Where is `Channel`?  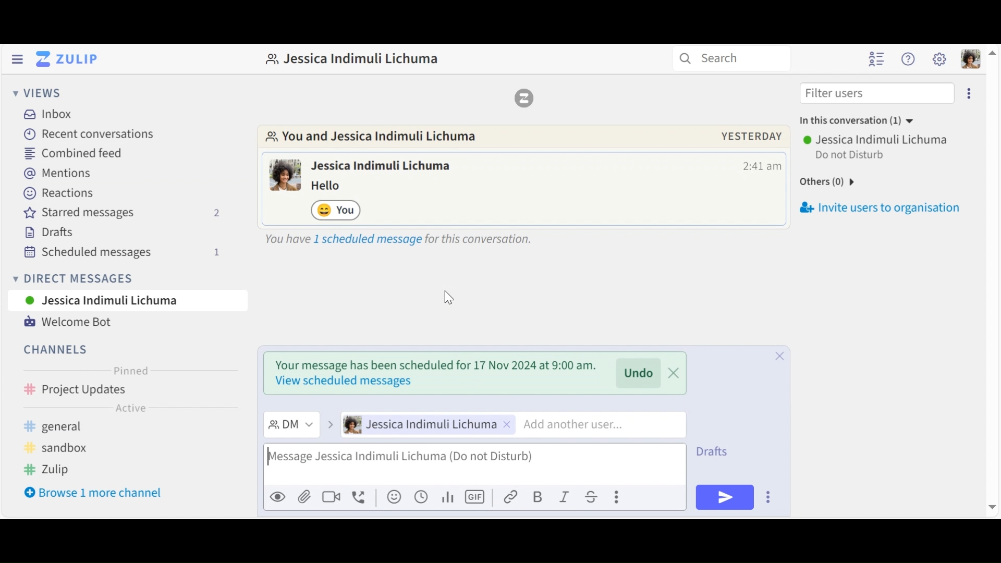
Channel is located at coordinates (53, 346).